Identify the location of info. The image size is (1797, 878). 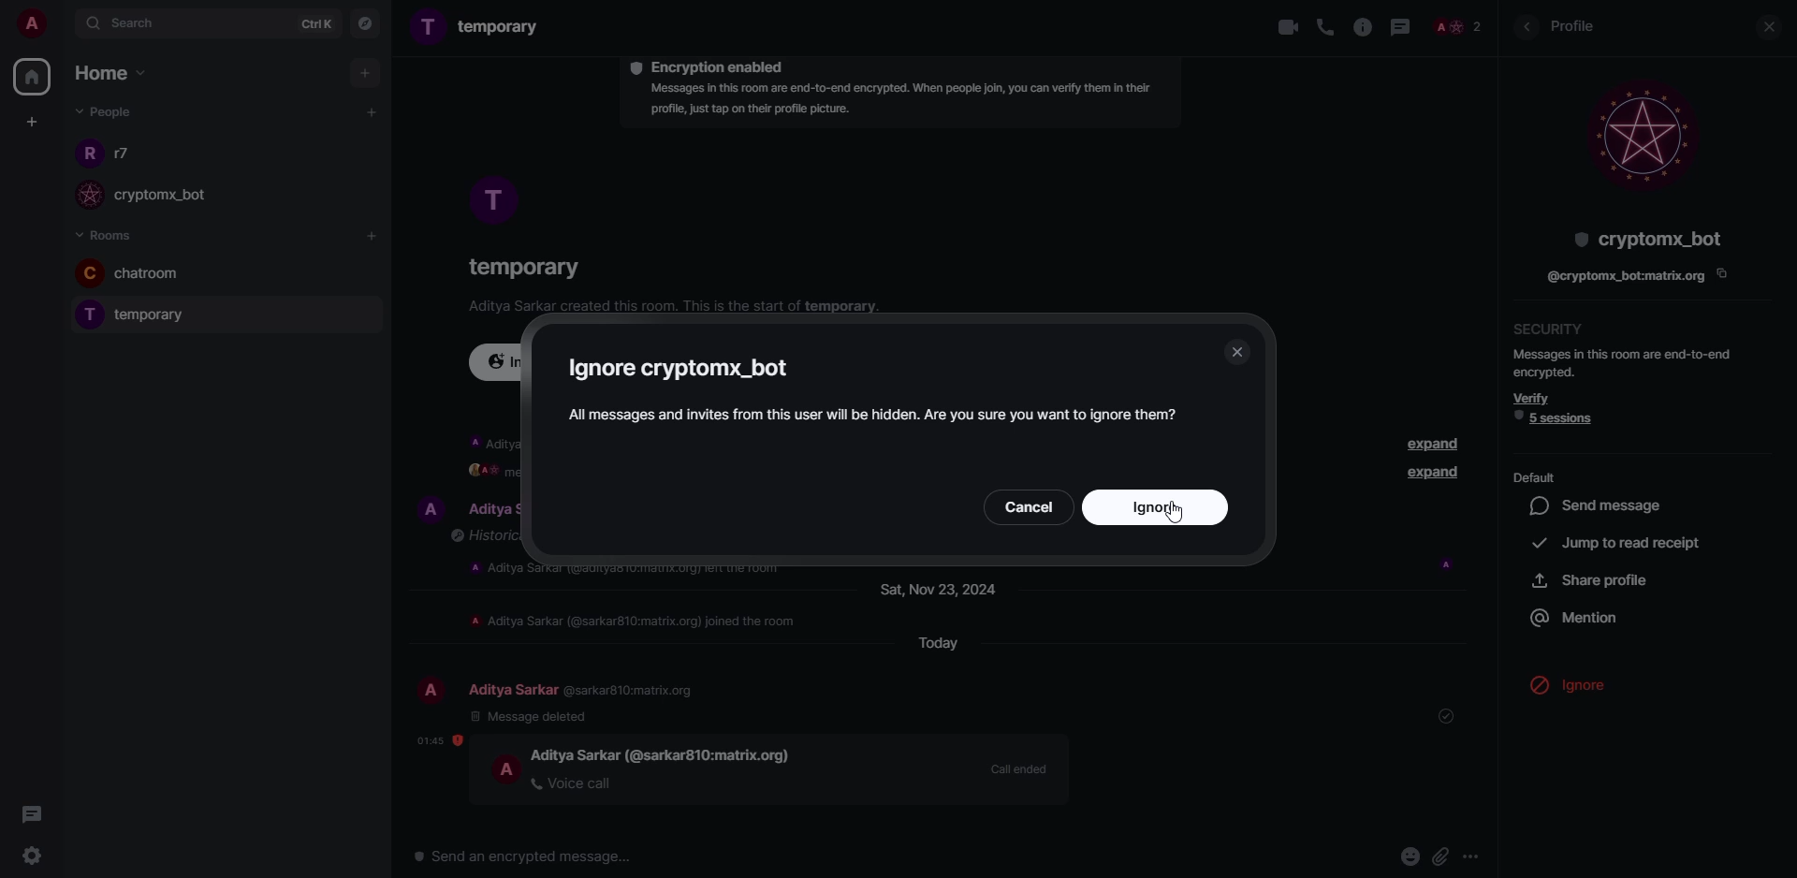
(877, 414).